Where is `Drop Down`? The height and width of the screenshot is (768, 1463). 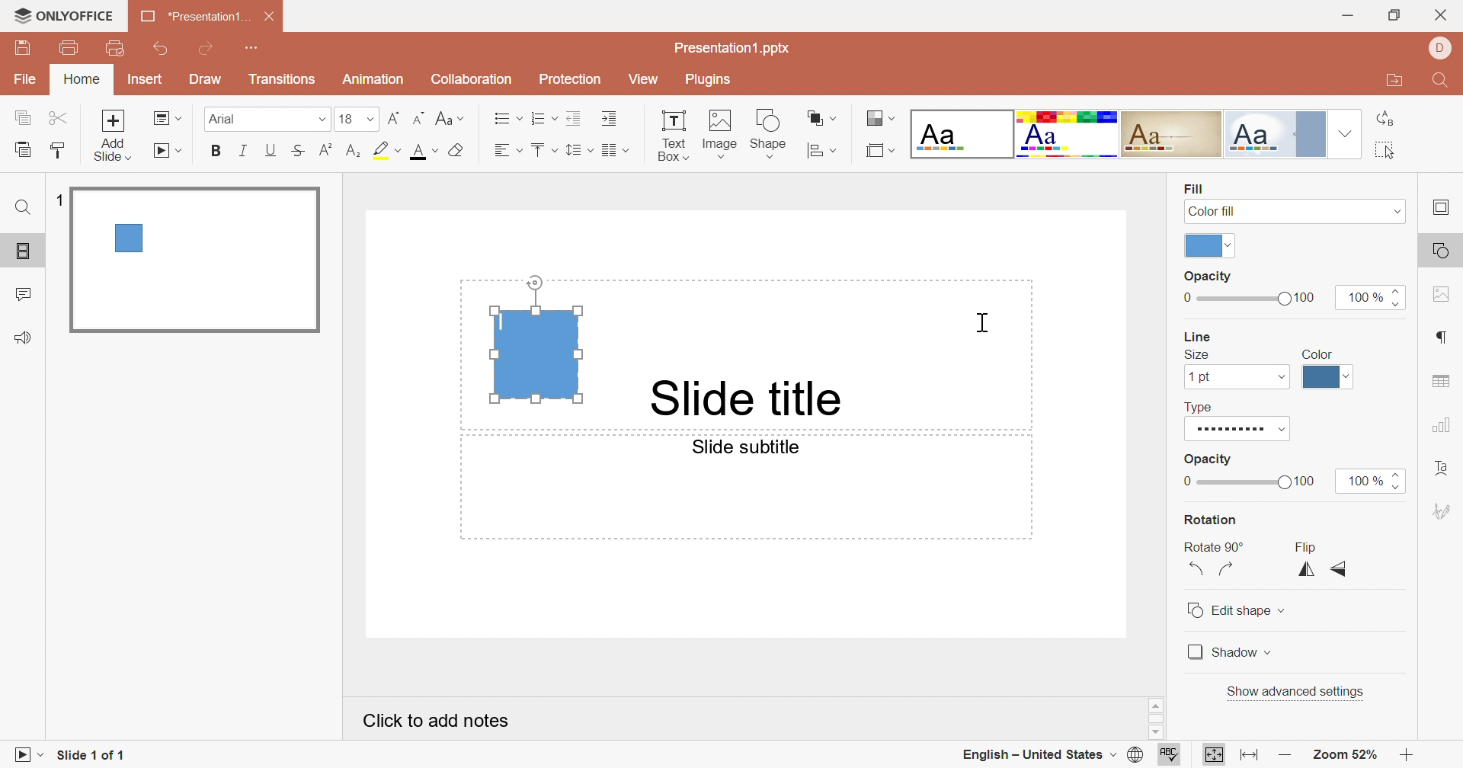 Drop Down is located at coordinates (1393, 210).